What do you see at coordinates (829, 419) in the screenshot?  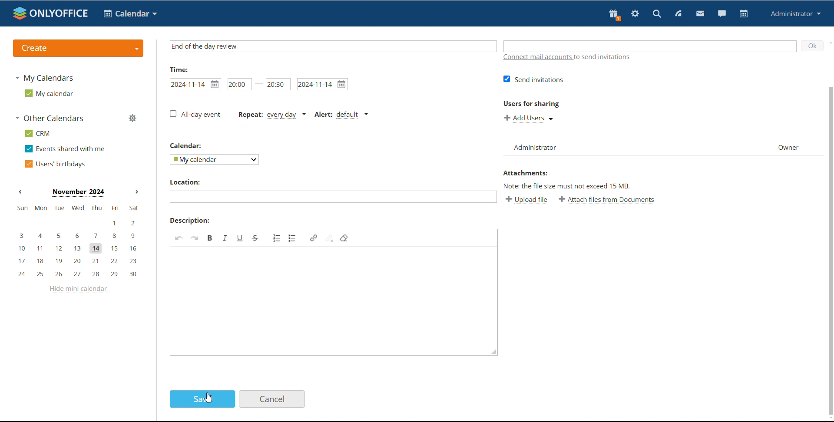 I see `Scroll down` at bounding box center [829, 419].